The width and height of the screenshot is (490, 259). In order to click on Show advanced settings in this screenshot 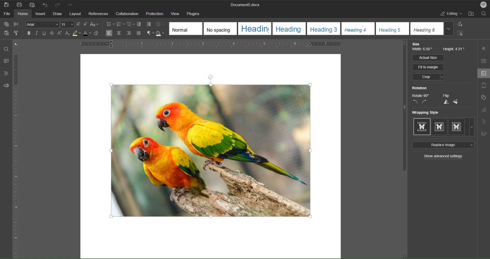, I will do `click(444, 157)`.